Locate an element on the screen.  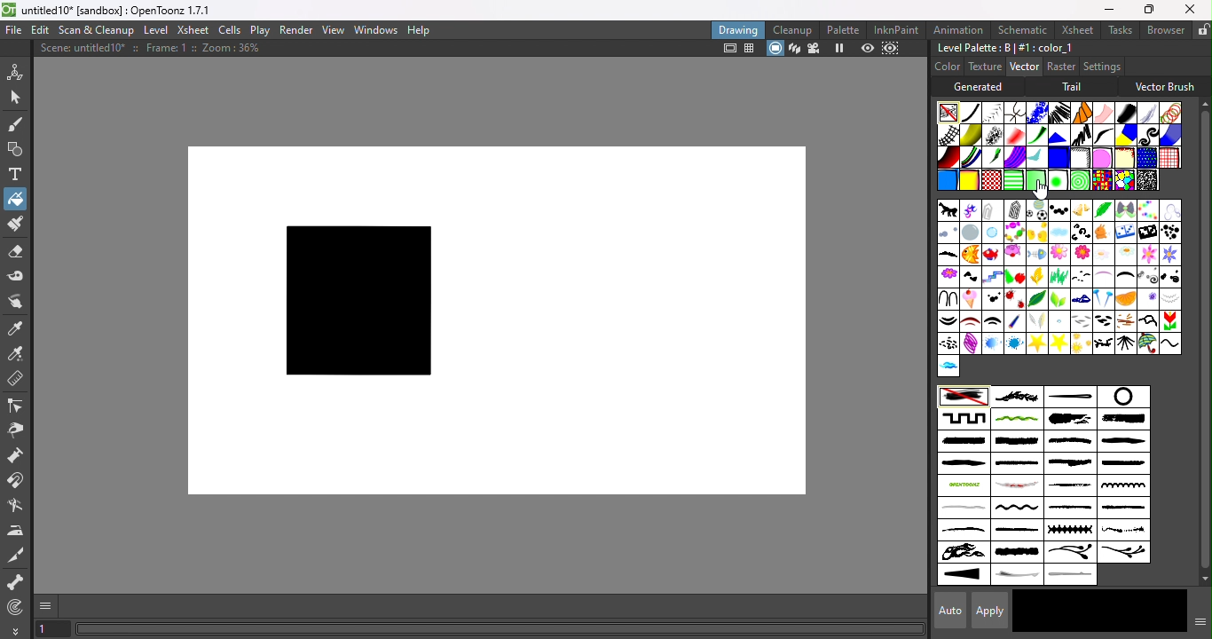
Buttonhole is located at coordinates (1070, 397).